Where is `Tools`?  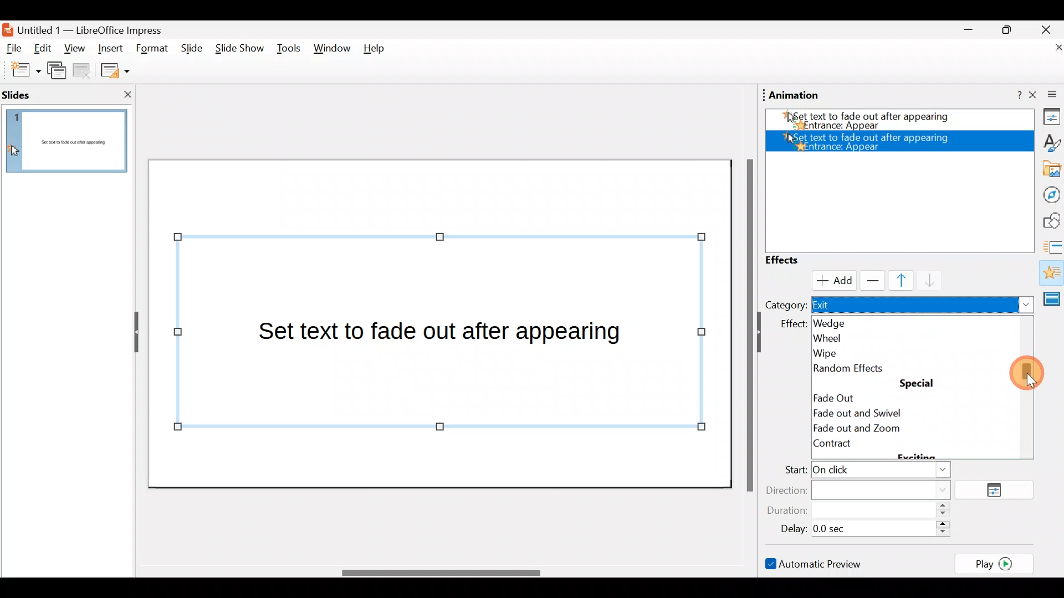 Tools is located at coordinates (289, 50).